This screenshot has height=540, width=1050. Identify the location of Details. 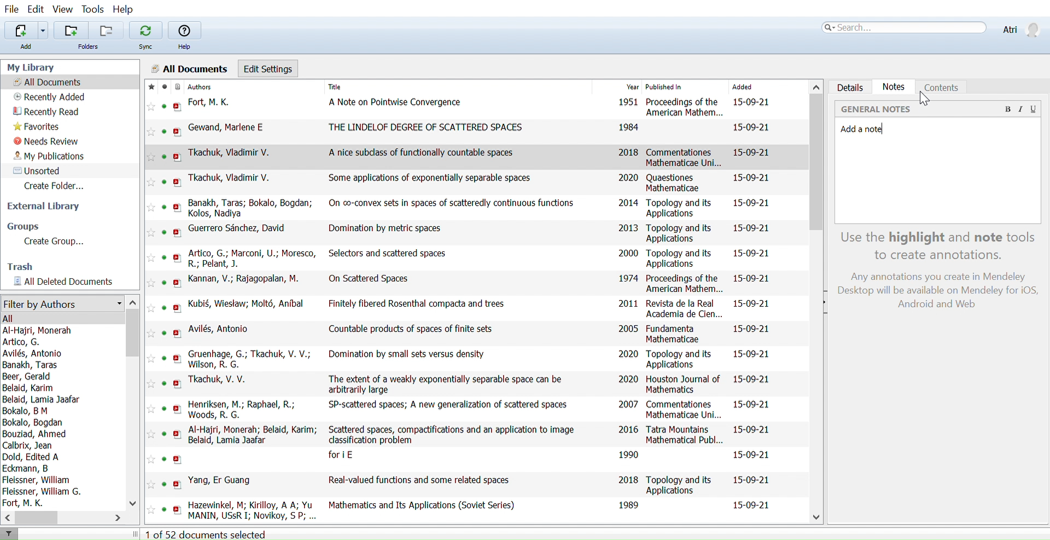
(849, 86).